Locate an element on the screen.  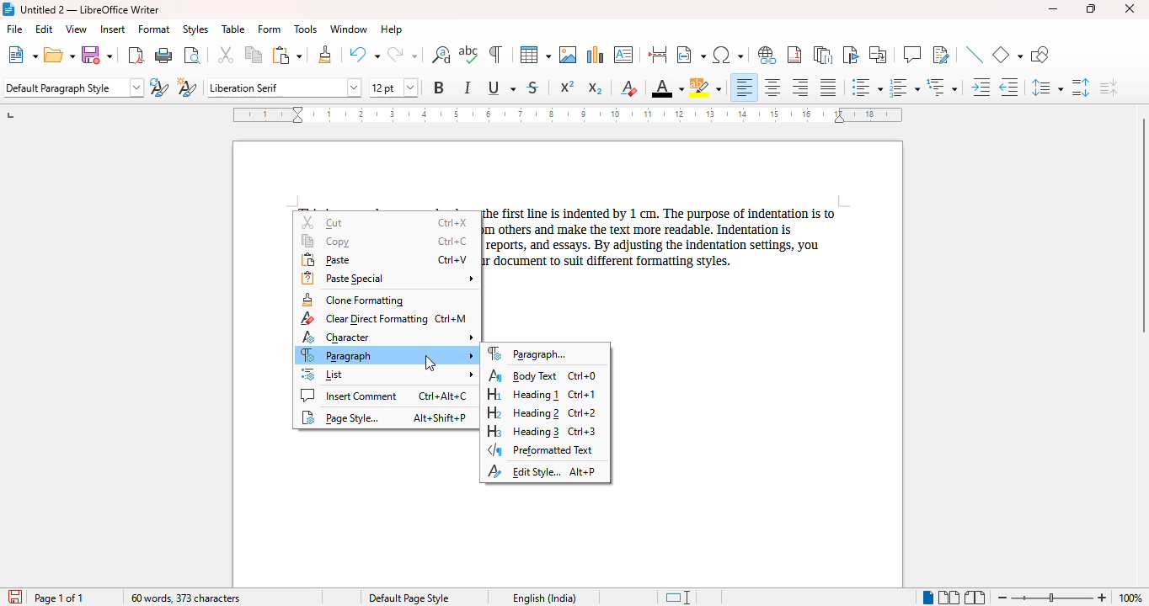
clone formatting is located at coordinates (353, 300).